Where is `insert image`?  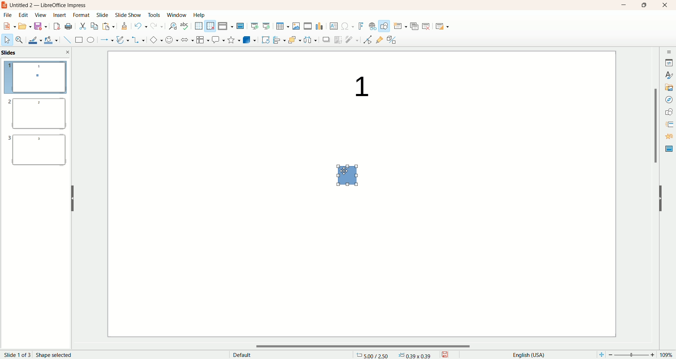 insert image is located at coordinates (296, 26).